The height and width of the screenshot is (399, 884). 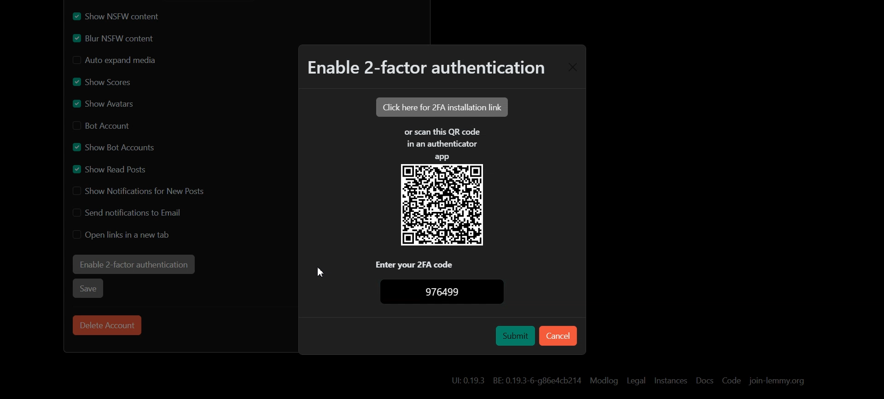 What do you see at coordinates (105, 125) in the screenshot?
I see `Disable Bot Account` at bounding box center [105, 125].